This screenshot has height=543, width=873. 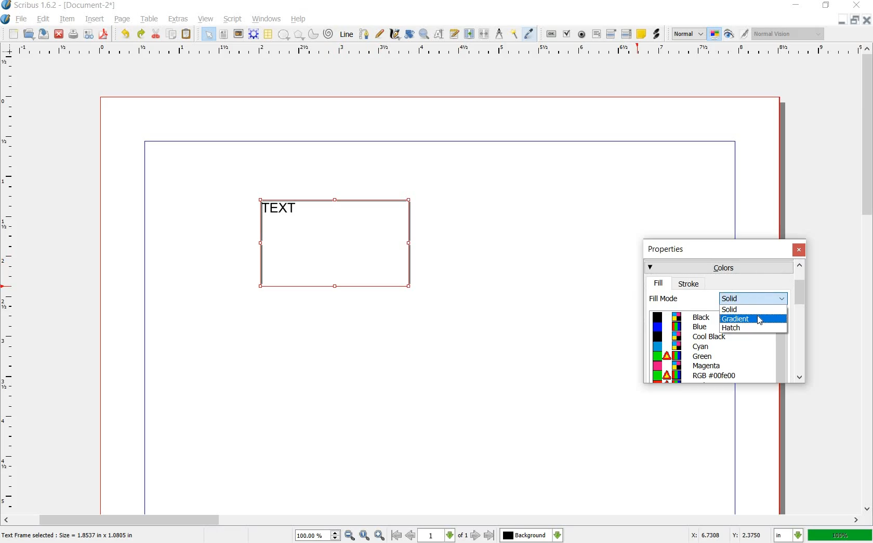 I want to click on Green, so click(x=704, y=356).